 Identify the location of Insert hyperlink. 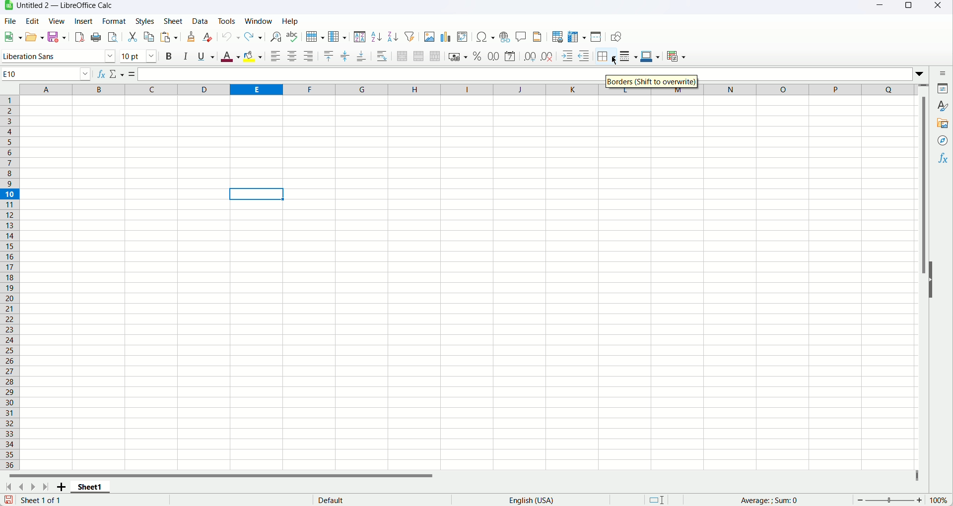
(506, 37).